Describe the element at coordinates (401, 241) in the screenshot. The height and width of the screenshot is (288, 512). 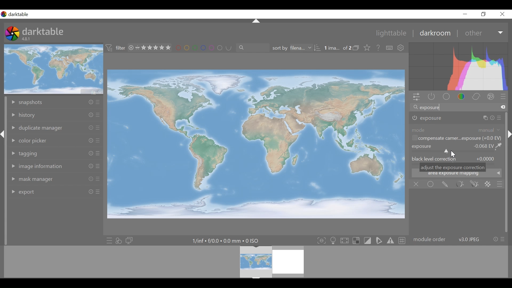
I see `toggle guide lines` at that location.